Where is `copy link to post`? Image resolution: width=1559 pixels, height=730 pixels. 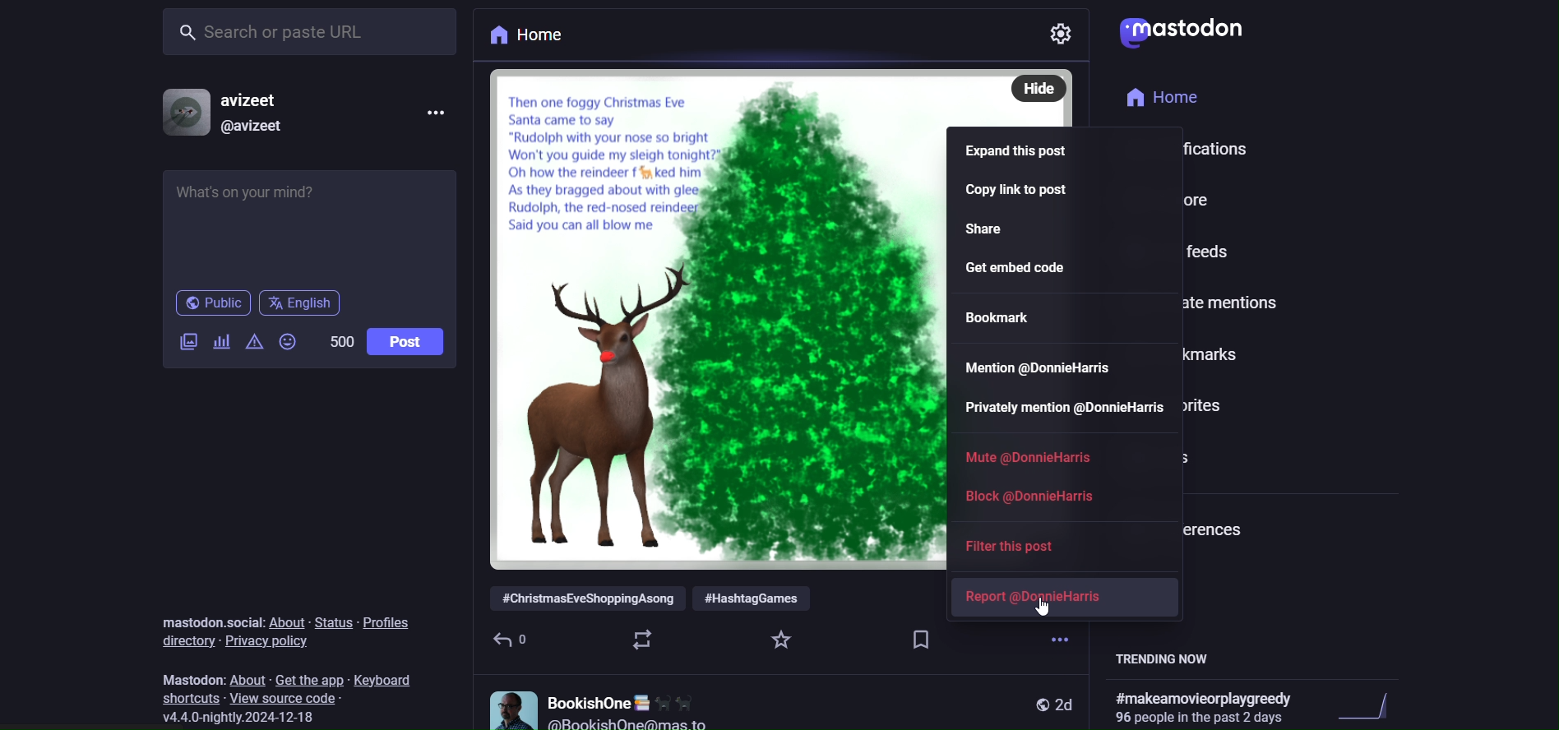 copy link to post is located at coordinates (1020, 194).